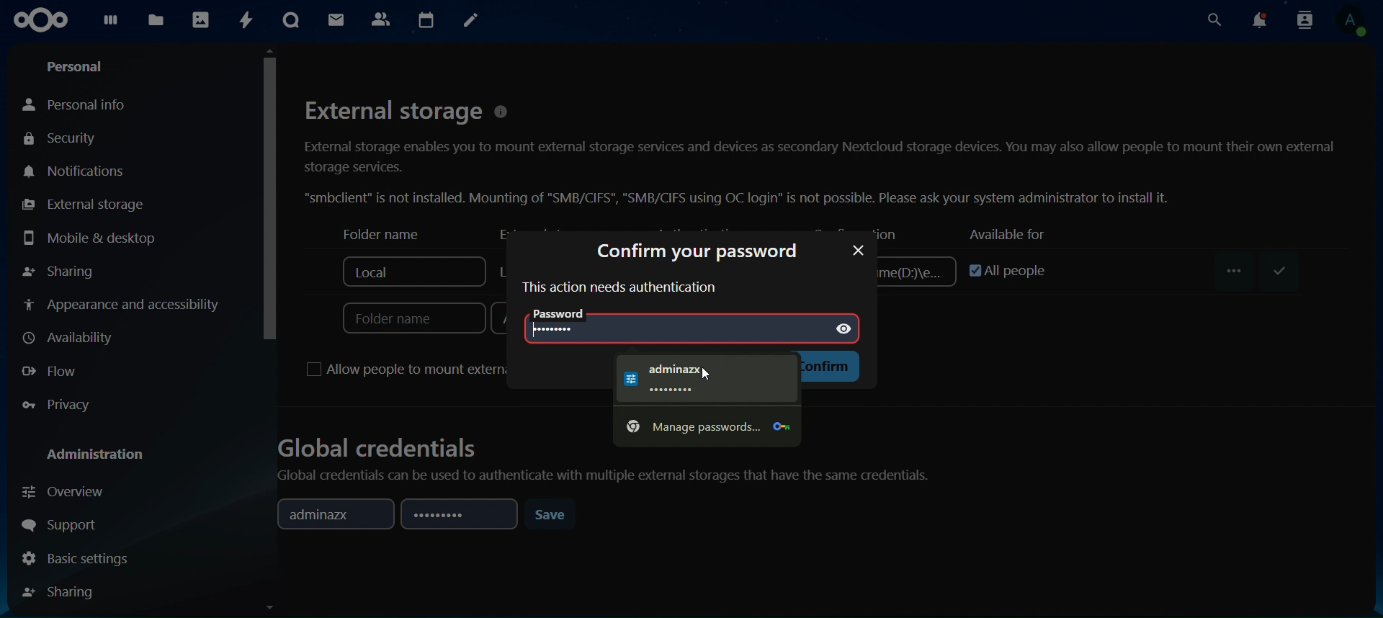 This screenshot has width=1383, height=618. I want to click on calendar, so click(427, 19).